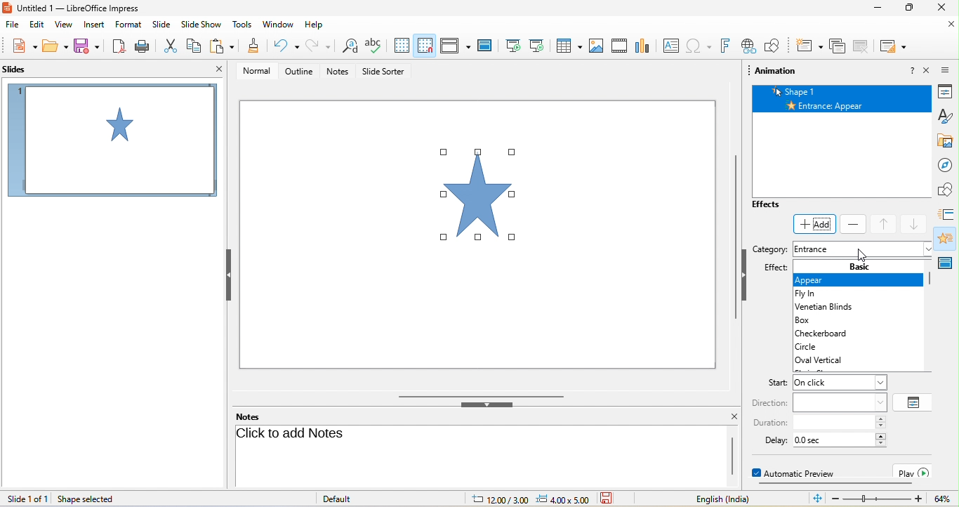 The width and height of the screenshot is (959, 507). What do you see at coordinates (914, 471) in the screenshot?
I see `play` at bounding box center [914, 471].